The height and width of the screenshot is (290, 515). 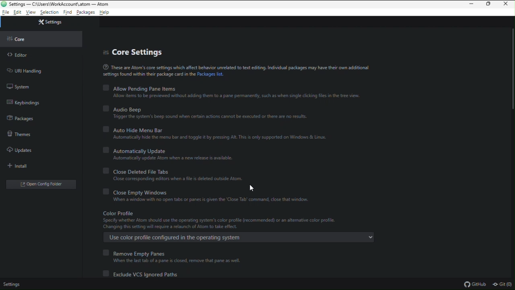 What do you see at coordinates (107, 12) in the screenshot?
I see `Help ` at bounding box center [107, 12].